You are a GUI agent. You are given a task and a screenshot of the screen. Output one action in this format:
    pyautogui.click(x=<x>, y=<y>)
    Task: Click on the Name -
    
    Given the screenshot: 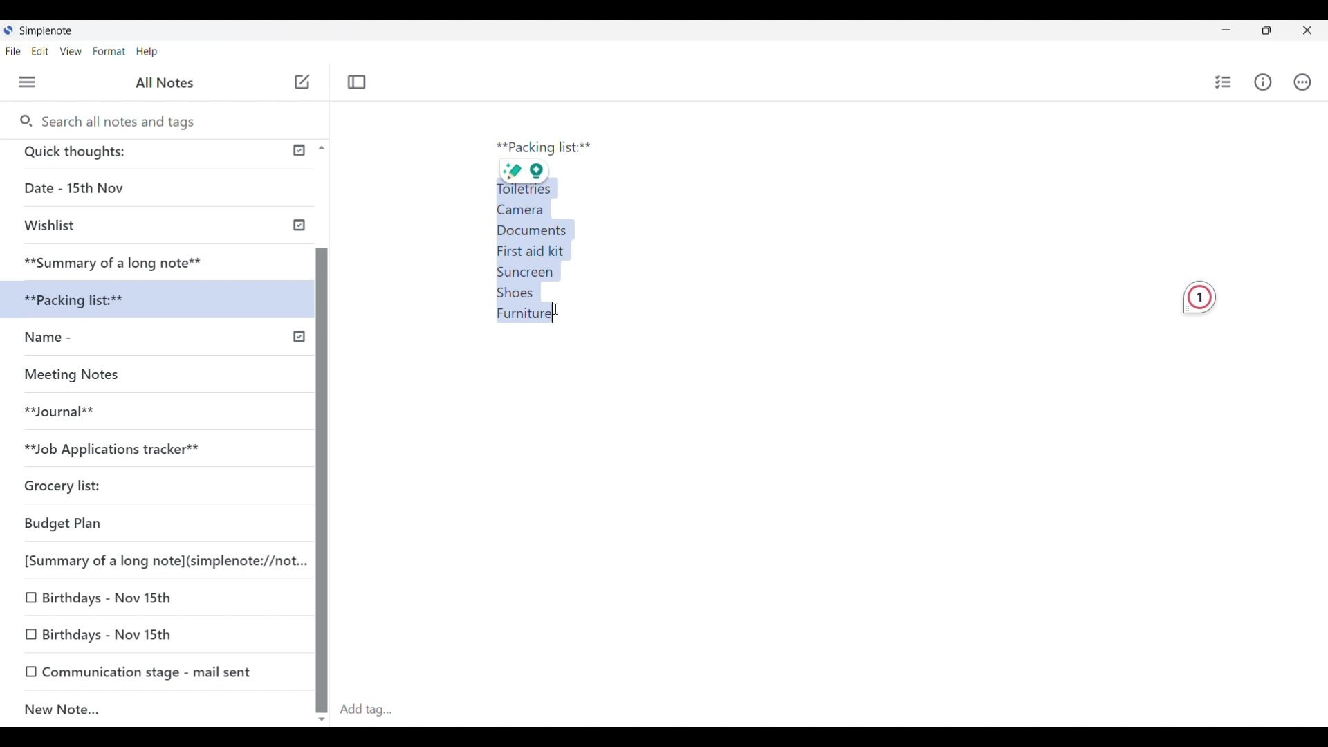 What is the action you would take?
    pyautogui.click(x=77, y=339)
    